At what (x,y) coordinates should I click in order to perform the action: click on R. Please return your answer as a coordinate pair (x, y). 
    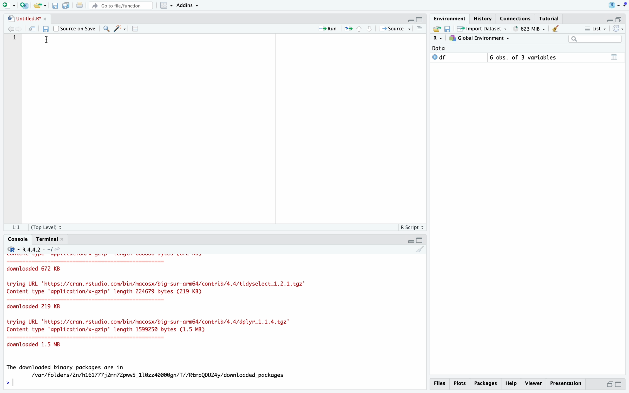
    Looking at the image, I should click on (438, 38).